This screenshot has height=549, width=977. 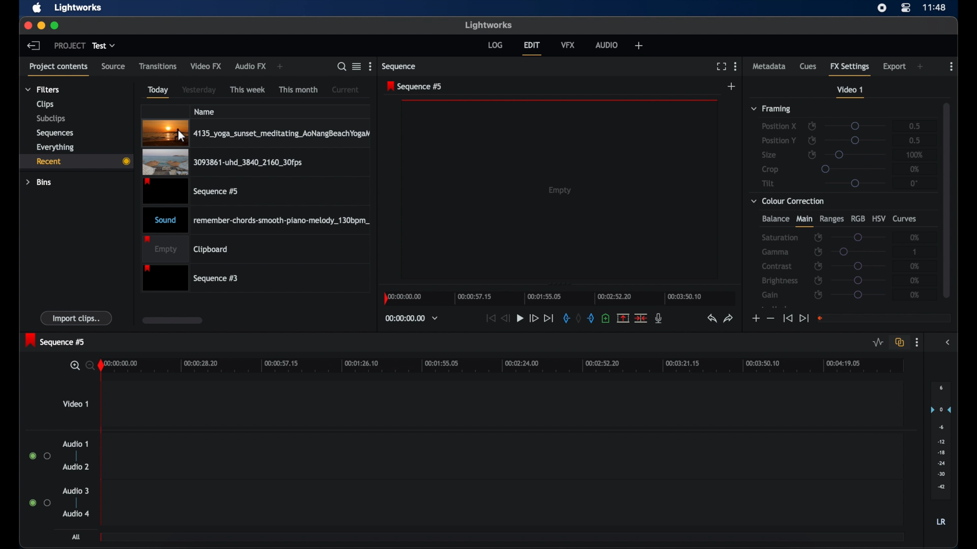 What do you see at coordinates (768, 184) in the screenshot?
I see `tilt` at bounding box center [768, 184].